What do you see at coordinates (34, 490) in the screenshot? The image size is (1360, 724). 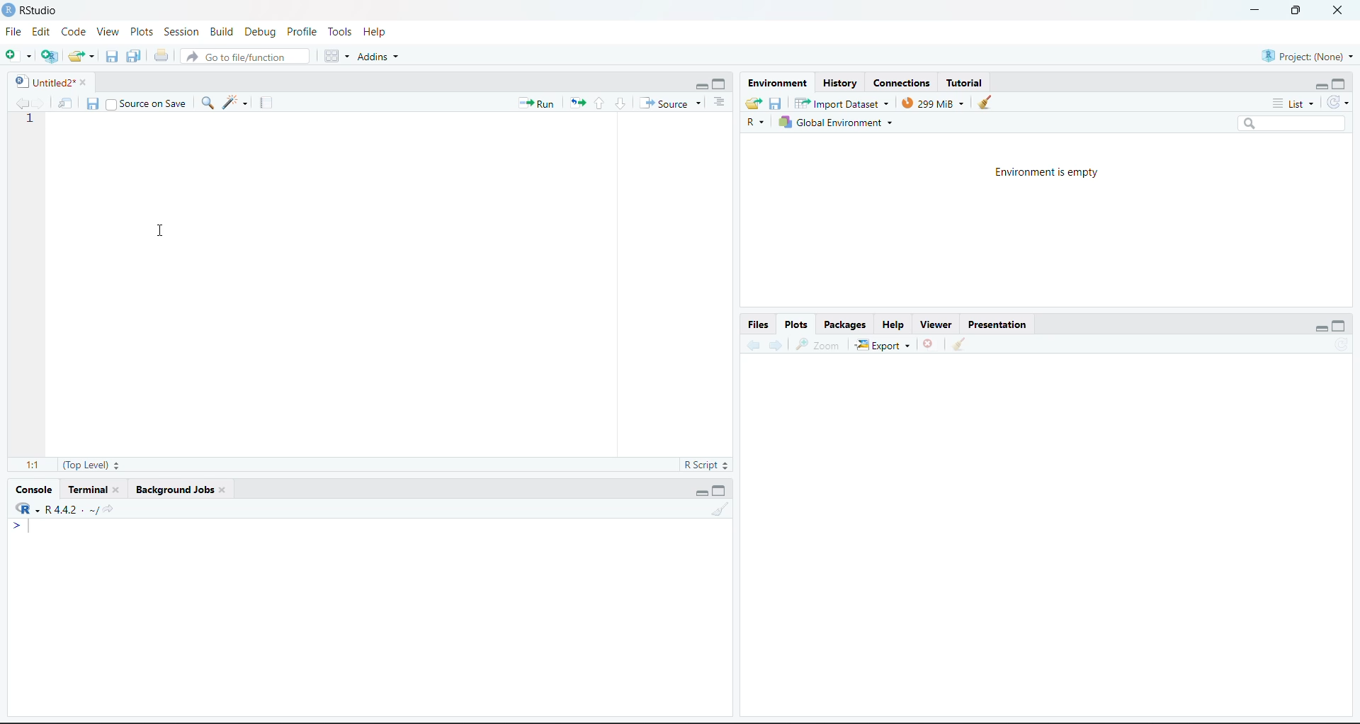 I see `Console` at bounding box center [34, 490].